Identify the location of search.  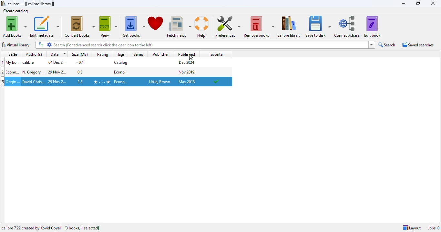
(387, 45).